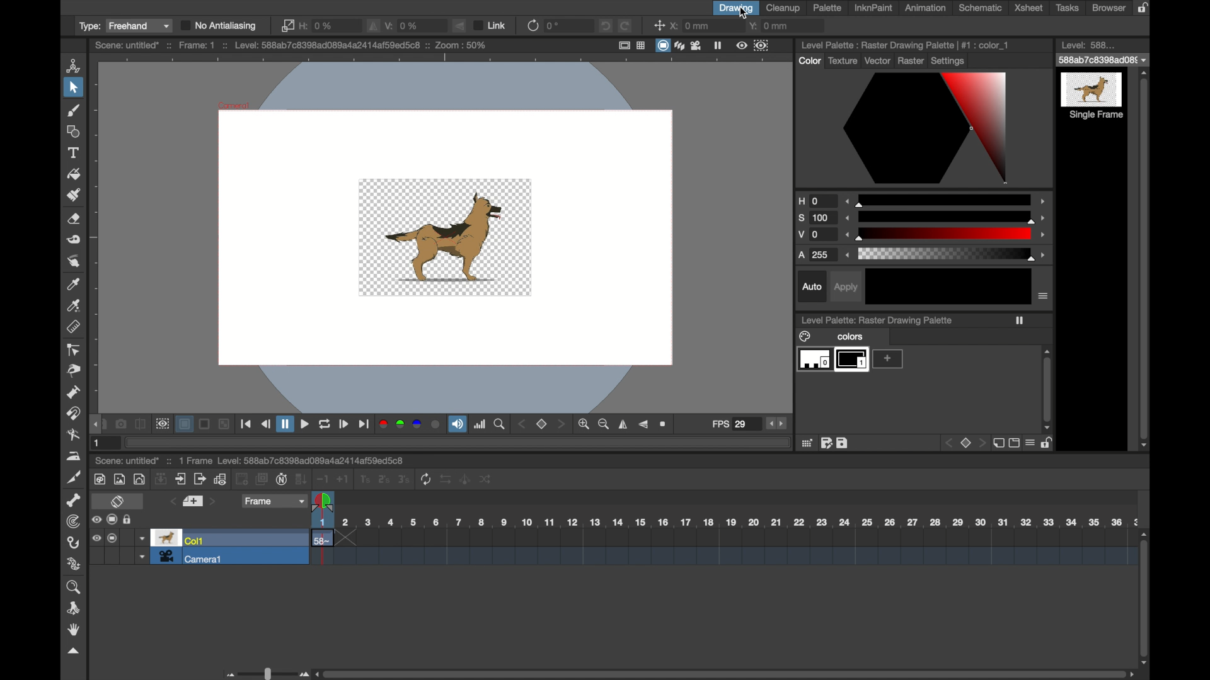  I want to click on browser, so click(1109, 8).